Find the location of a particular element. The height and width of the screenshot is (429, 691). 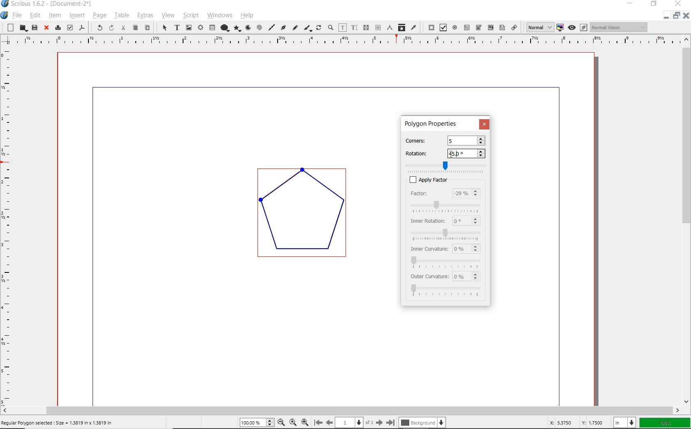

preflight verifier is located at coordinates (70, 27).